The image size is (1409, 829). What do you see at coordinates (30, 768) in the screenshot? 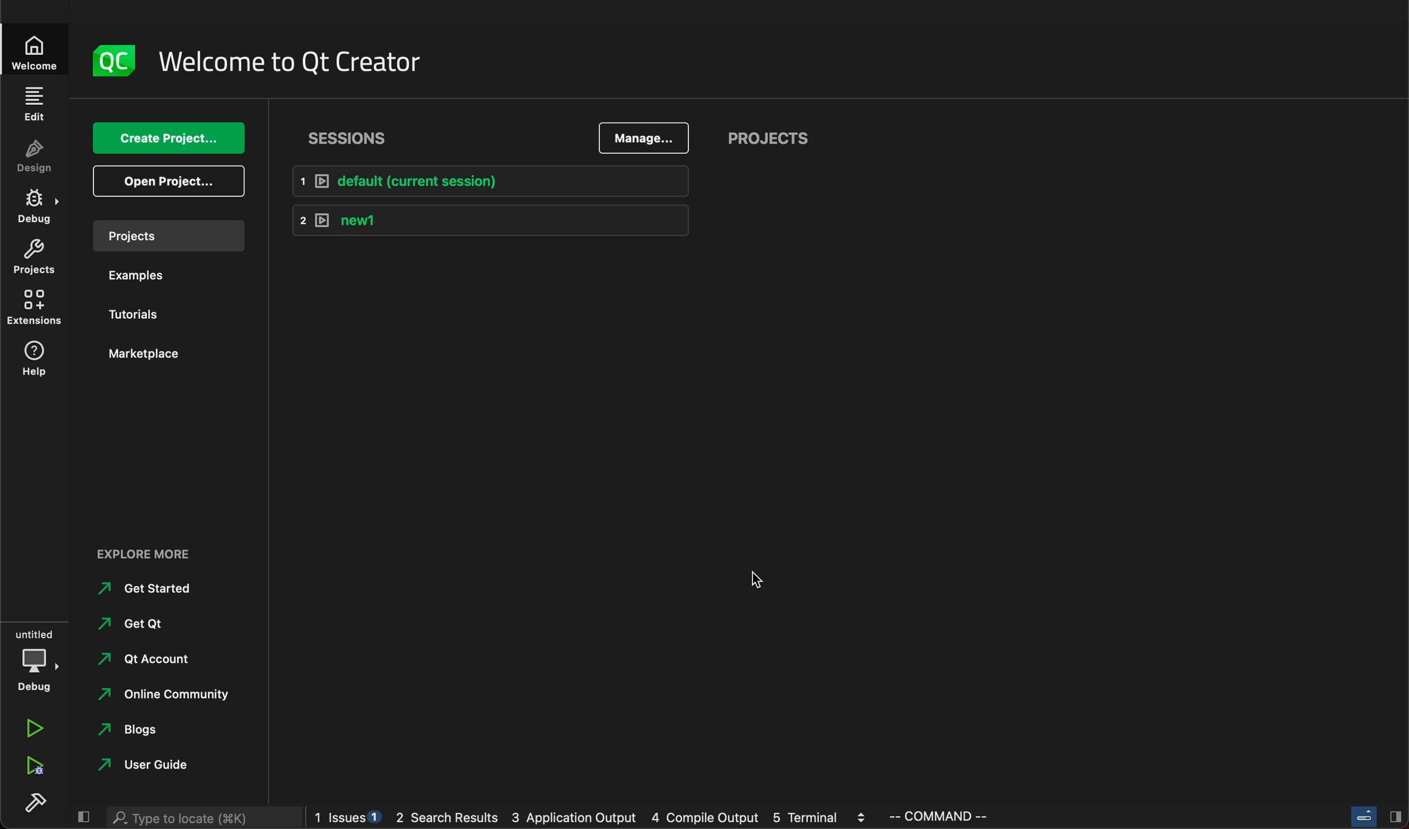
I see `run debug` at bounding box center [30, 768].